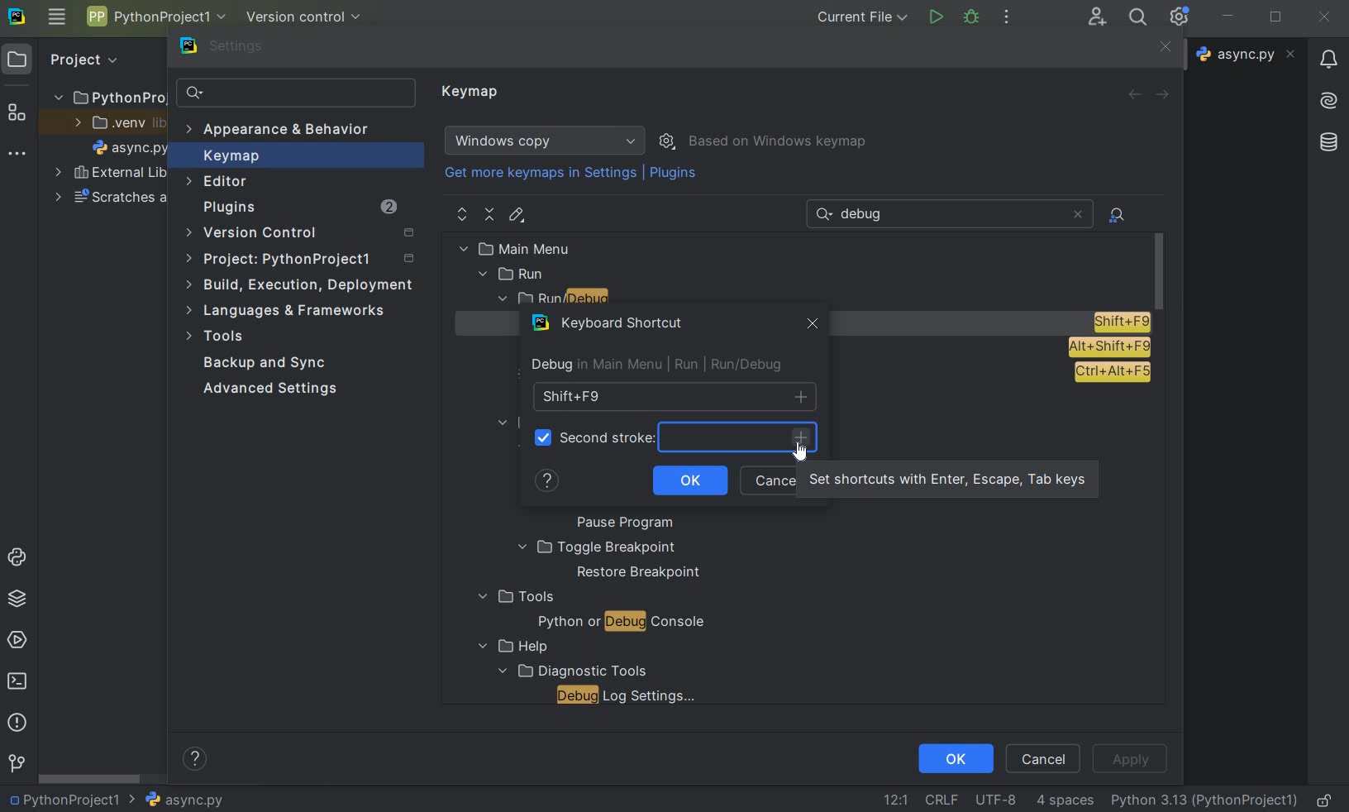 This screenshot has height=812, width=1349. I want to click on editor, so click(218, 181).